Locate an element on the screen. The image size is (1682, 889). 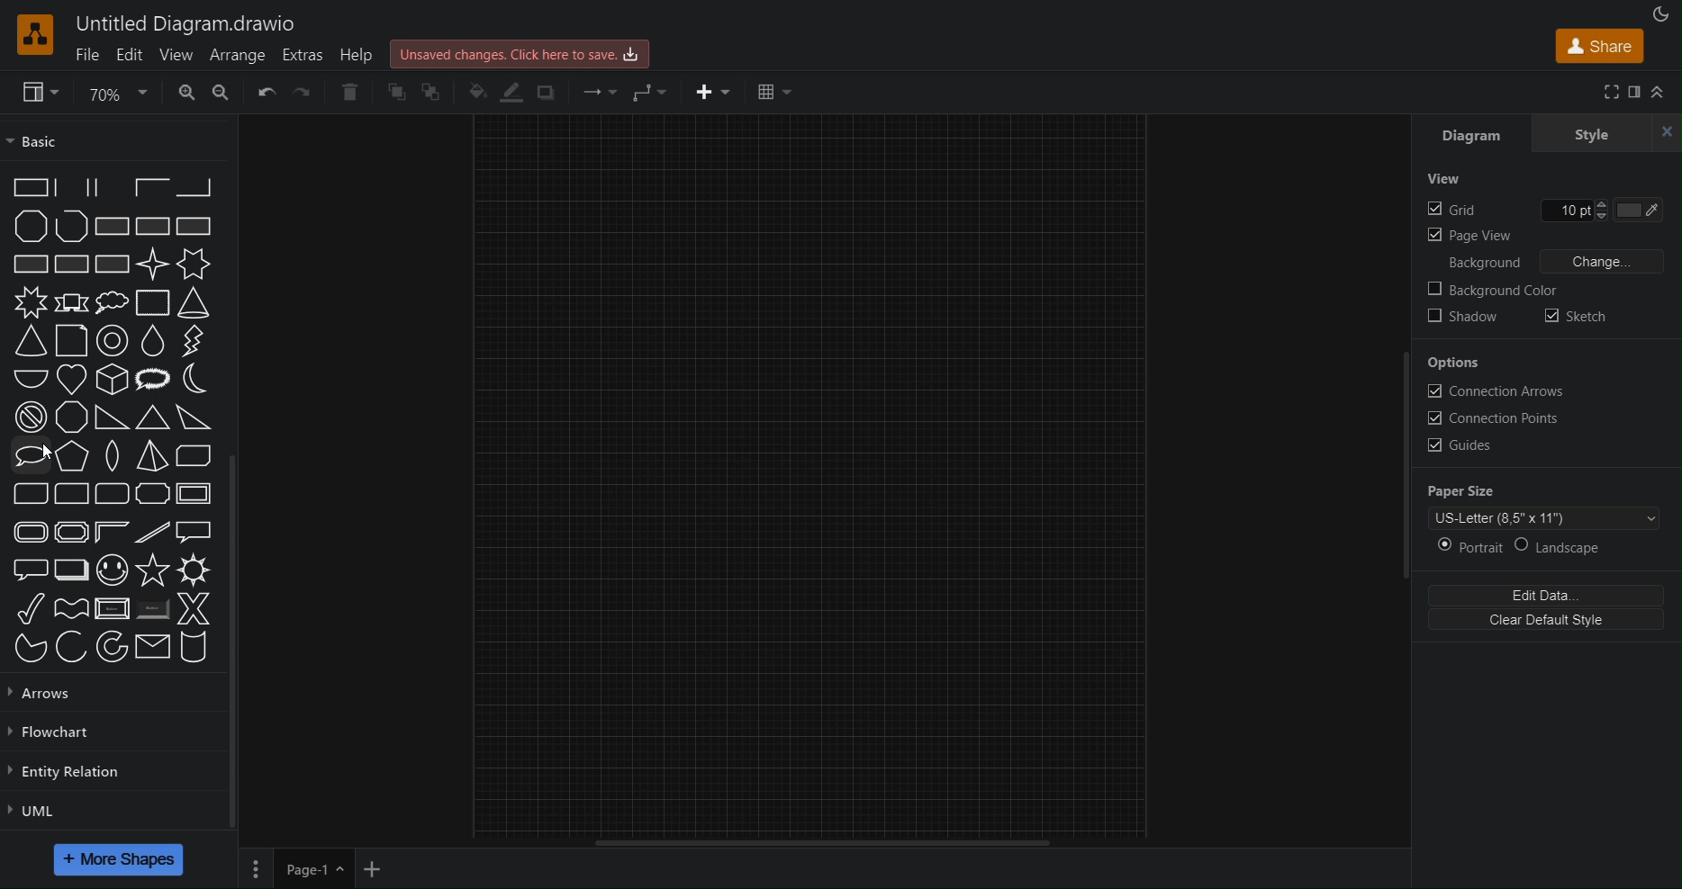
Rectangle with Grid Full is located at coordinates (71, 265).